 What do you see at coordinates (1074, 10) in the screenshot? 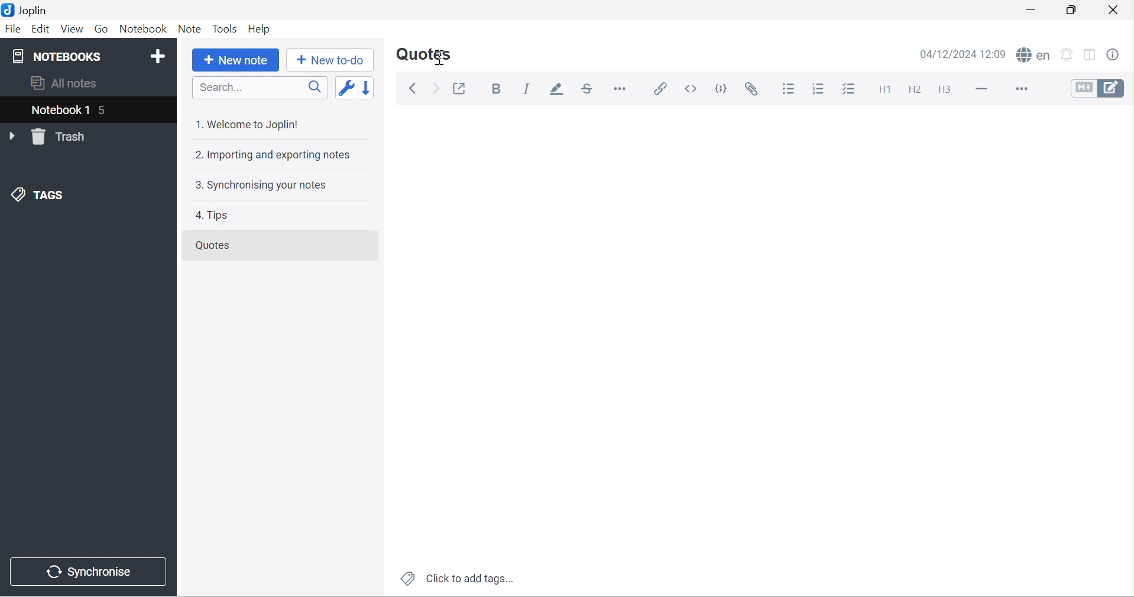
I see `Restore Down` at bounding box center [1074, 10].